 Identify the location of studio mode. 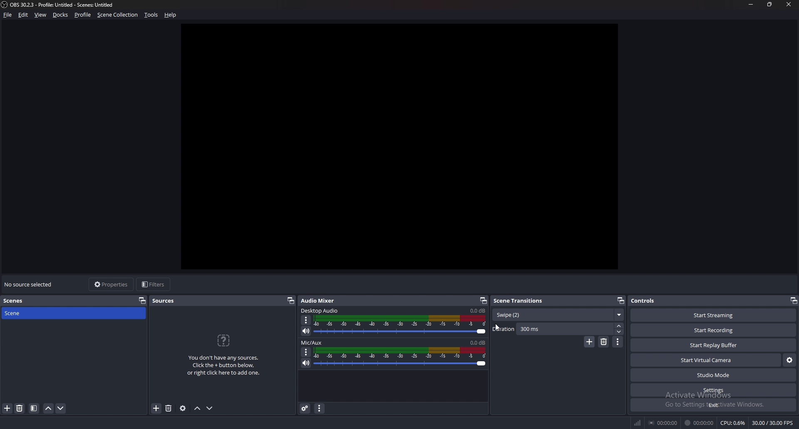
(712, 375).